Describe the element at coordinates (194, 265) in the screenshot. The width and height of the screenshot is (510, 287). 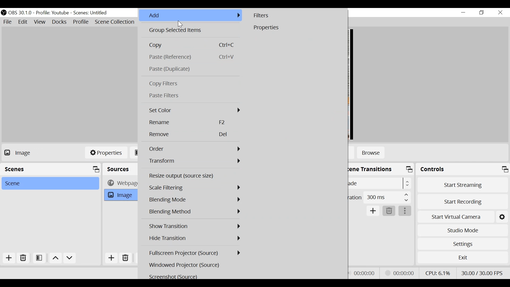
I see `Windowed Projector (Source)` at that location.